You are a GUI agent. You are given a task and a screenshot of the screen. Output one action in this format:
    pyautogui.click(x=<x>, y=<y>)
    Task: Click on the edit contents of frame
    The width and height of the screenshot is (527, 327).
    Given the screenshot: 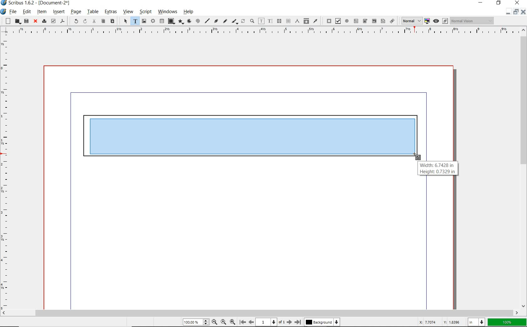 What is the action you would take?
    pyautogui.click(x=261, y=21)
    